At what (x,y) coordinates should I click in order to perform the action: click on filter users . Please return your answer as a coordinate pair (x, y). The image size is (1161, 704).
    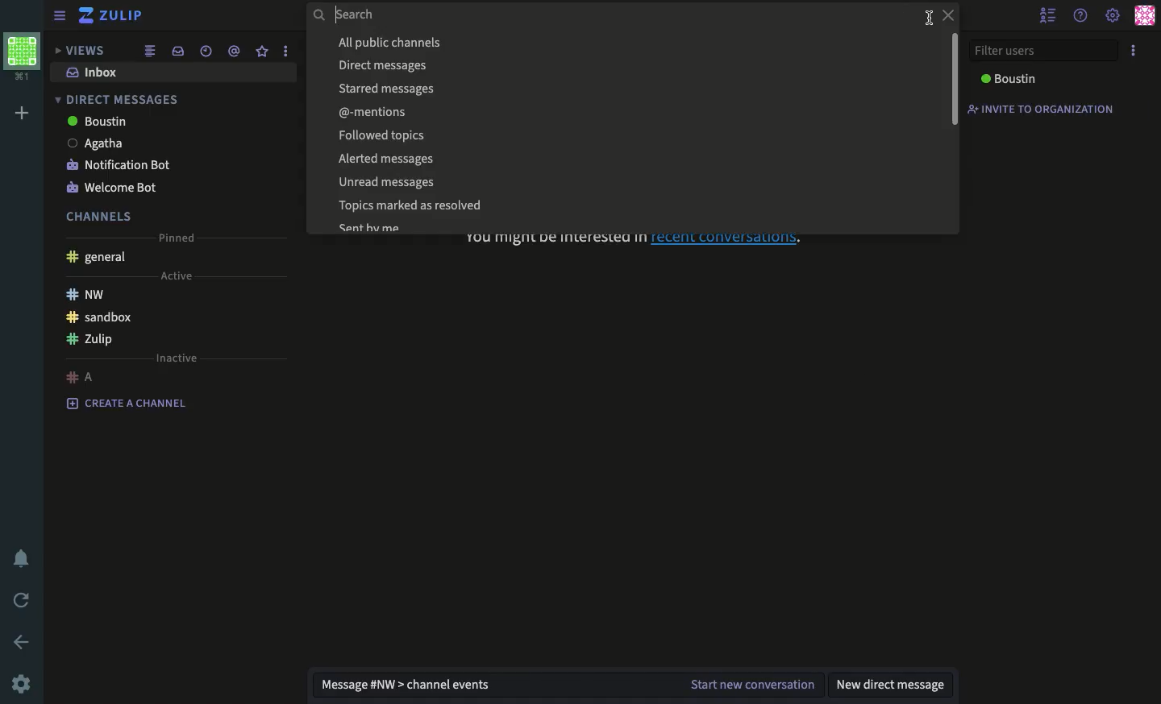
    Looking at the image, I should click on (1044, 49).